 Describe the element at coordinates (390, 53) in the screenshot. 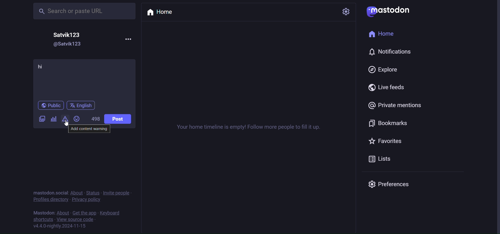

I see `notification` at that location.